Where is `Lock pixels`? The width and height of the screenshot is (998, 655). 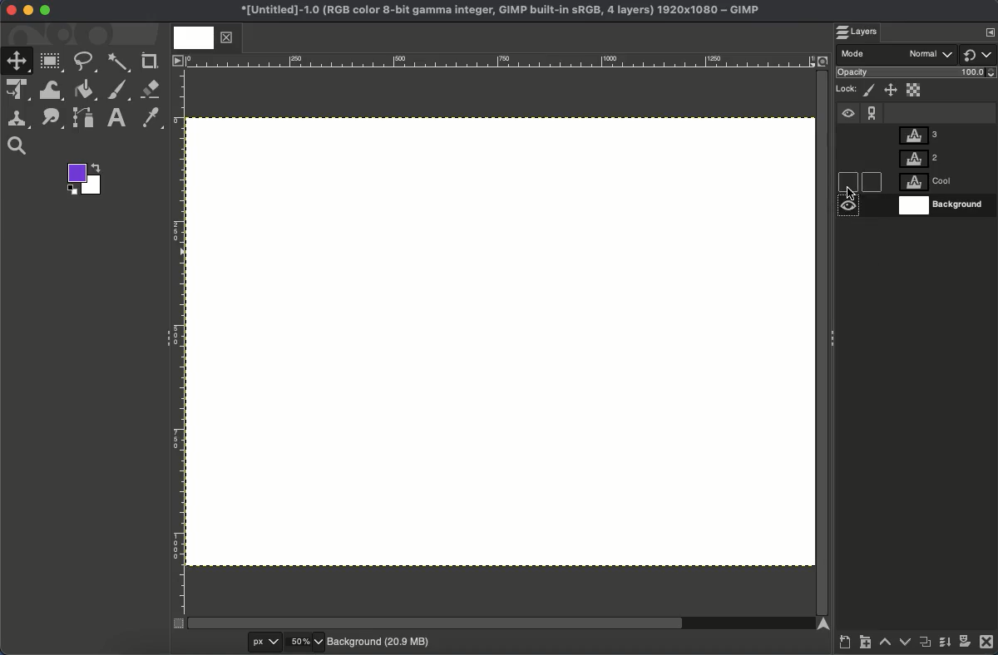
Lock pixels is located at coordinates (871, 91).